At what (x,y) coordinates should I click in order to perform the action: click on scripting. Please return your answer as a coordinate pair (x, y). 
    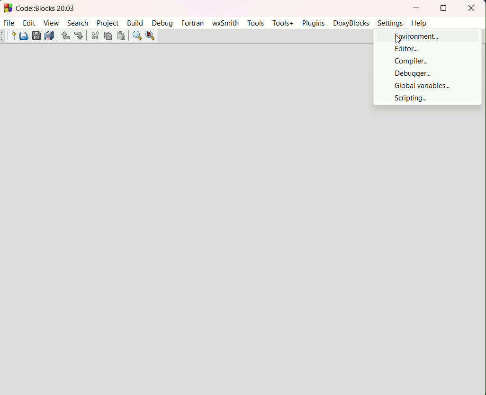
    Looking at the image, I should click on (411, 99).